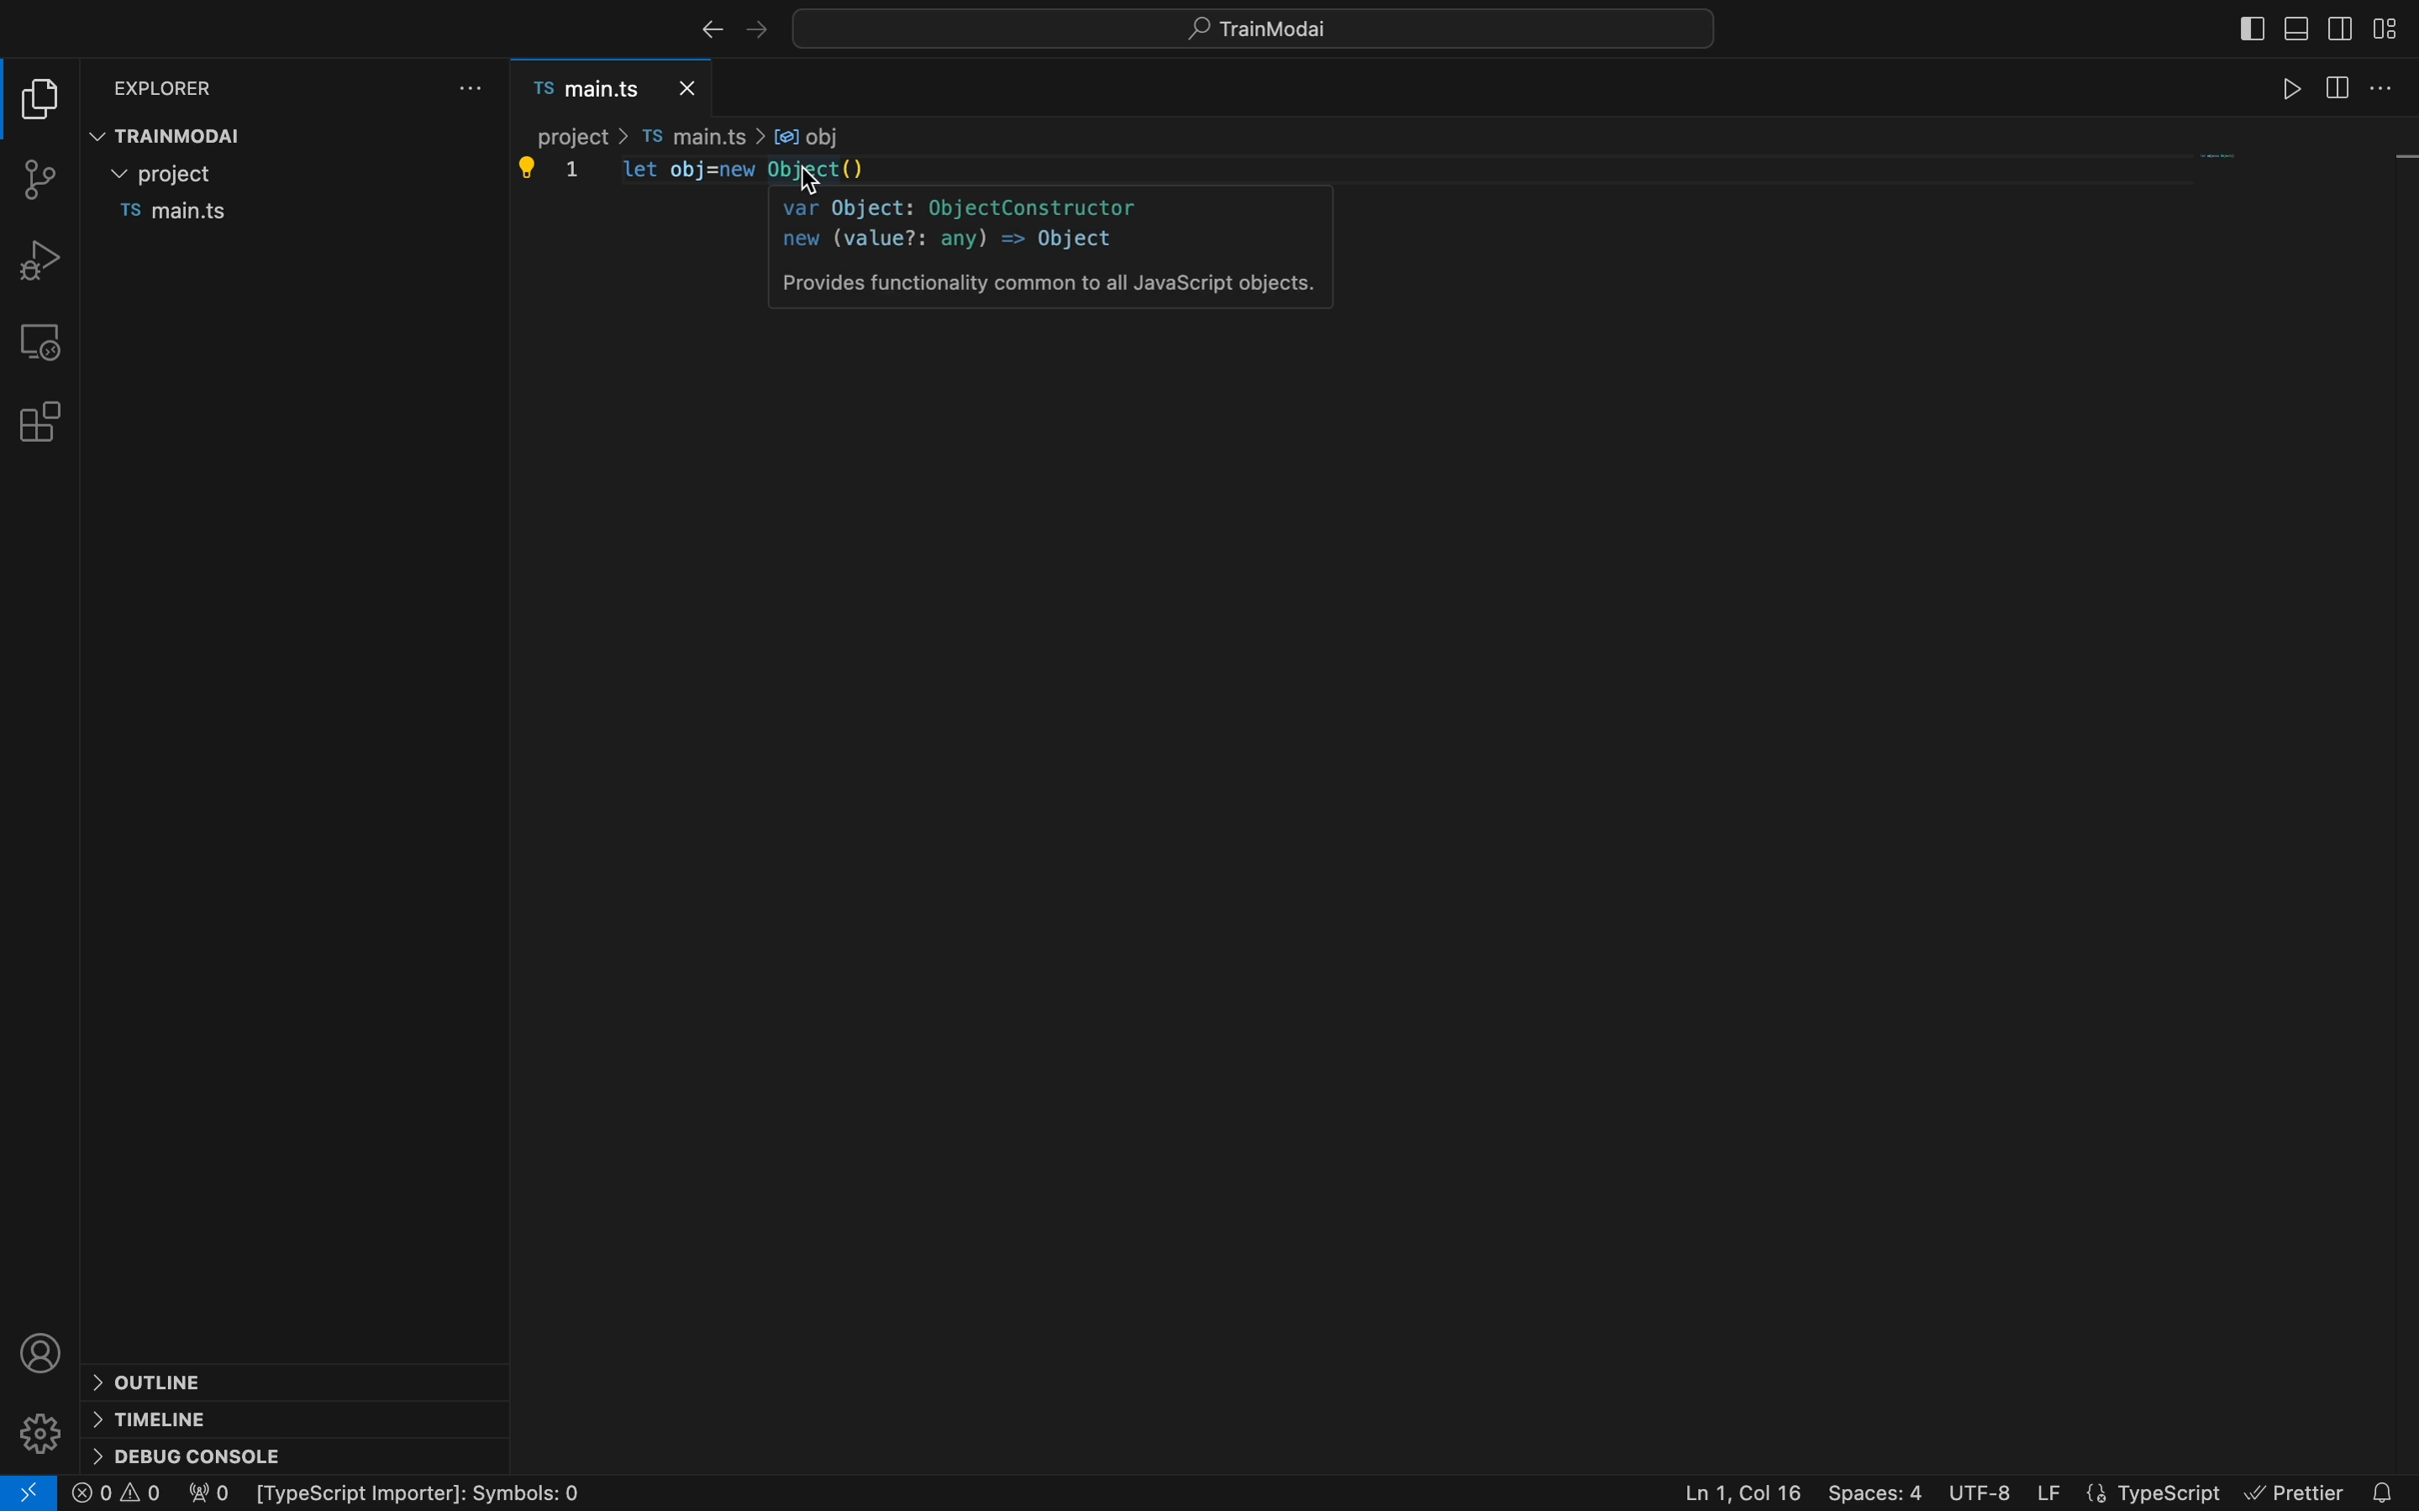  I want to click on Breadcrumb, so click(693, 135).